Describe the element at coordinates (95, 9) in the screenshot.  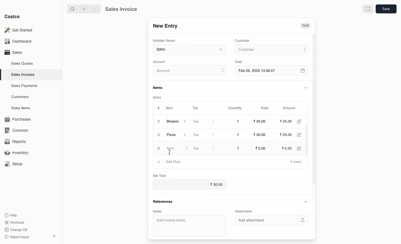
I see `Forward` at that location.